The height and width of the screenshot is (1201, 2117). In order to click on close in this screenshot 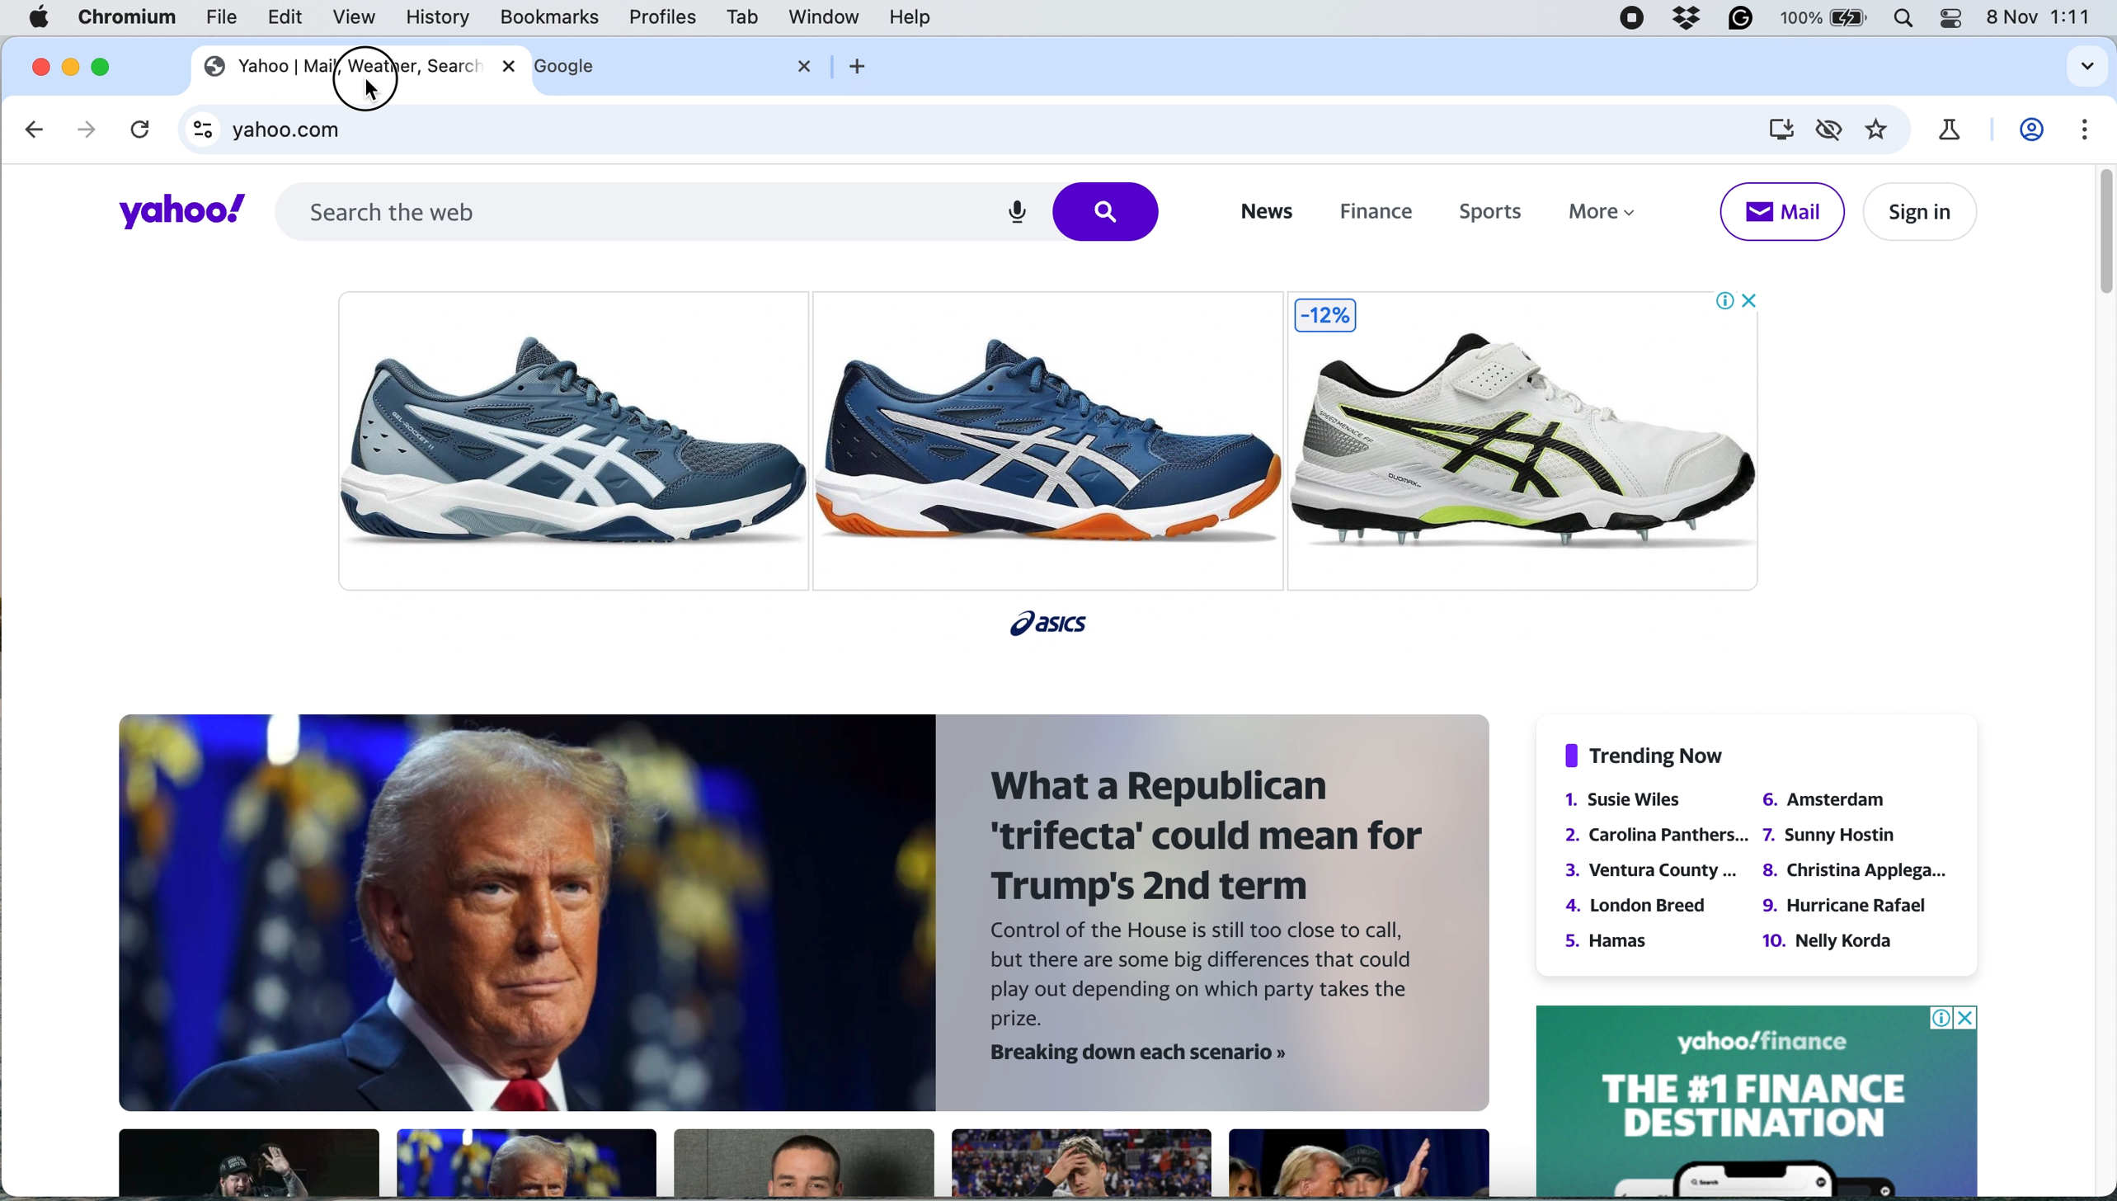, I will do `click(40, 64)`.